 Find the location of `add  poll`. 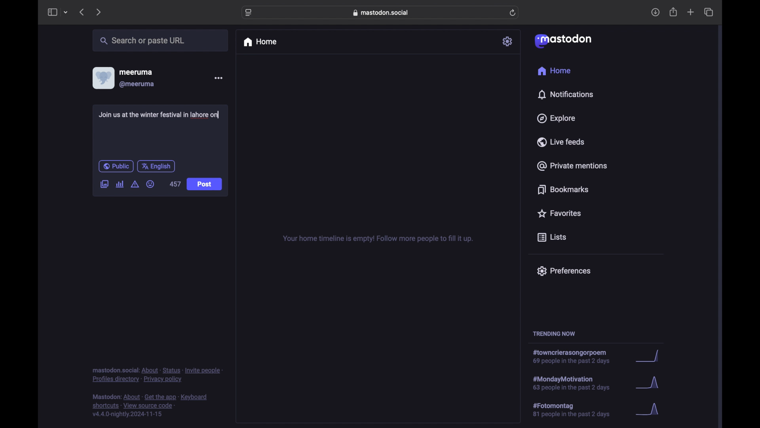

add  poll is located at coordinates (120, 184).